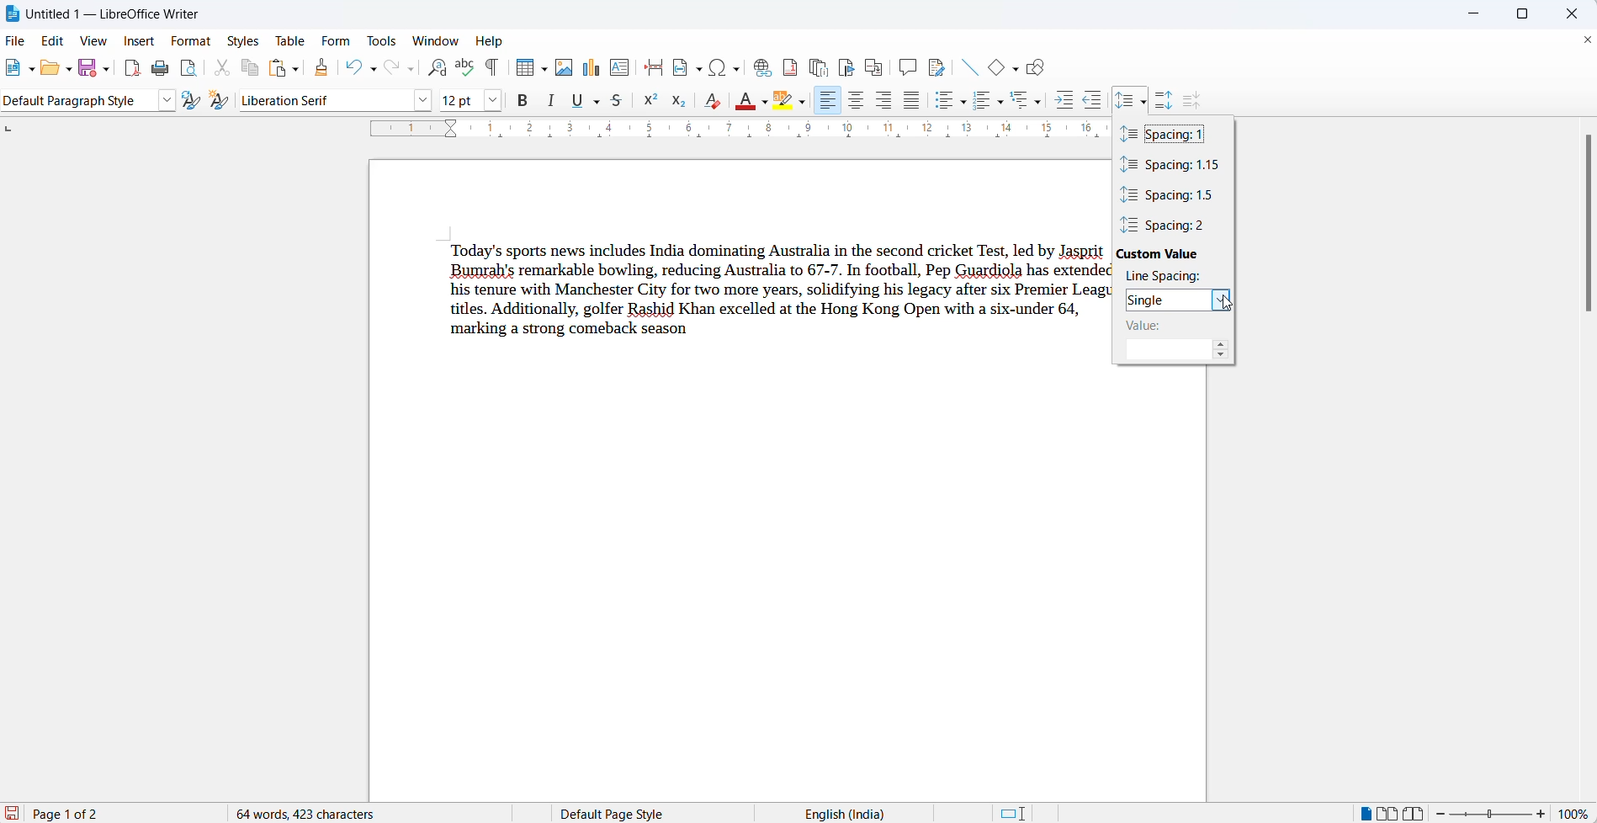  I want to click on format, so click(194, 39).